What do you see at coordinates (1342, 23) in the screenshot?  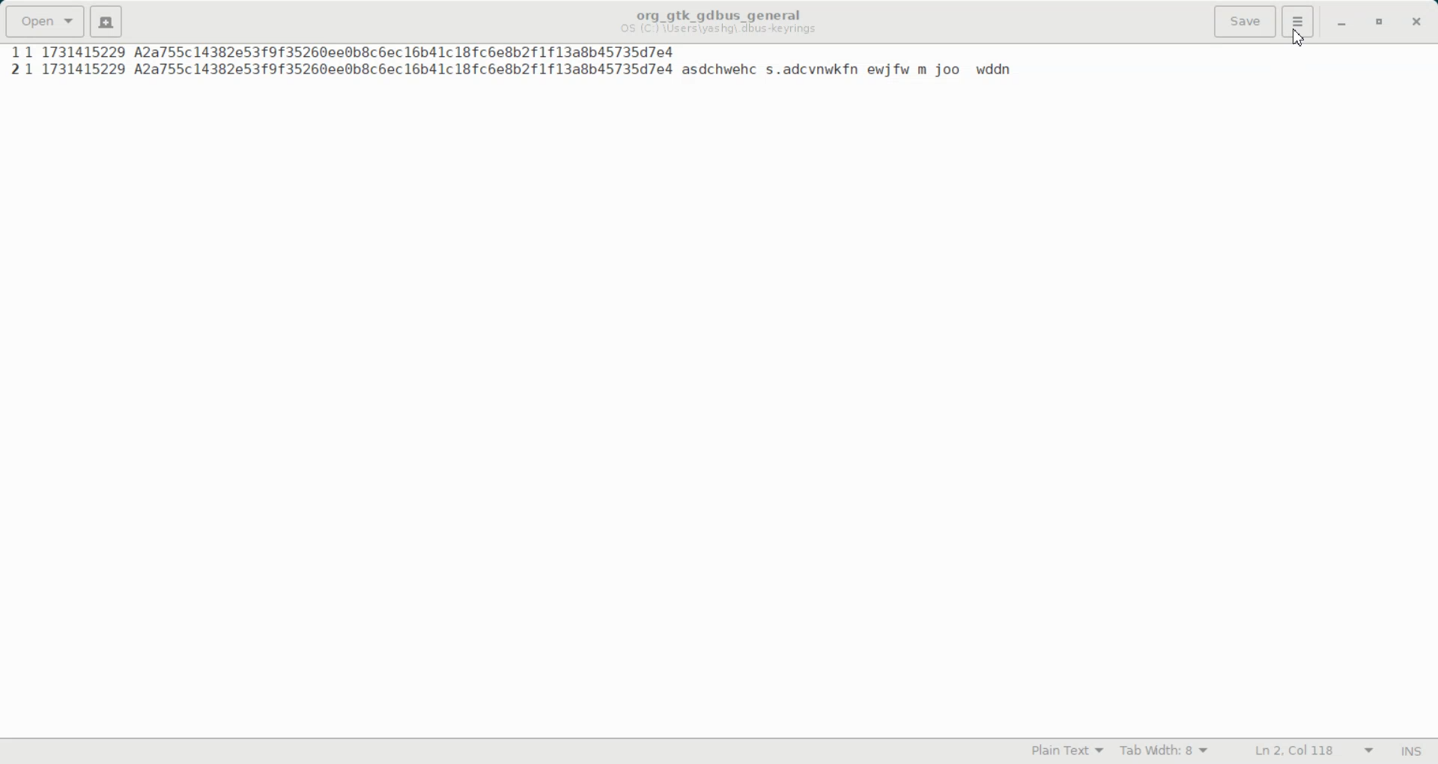 I see `Minimize` at bounding box center [1342, 23].